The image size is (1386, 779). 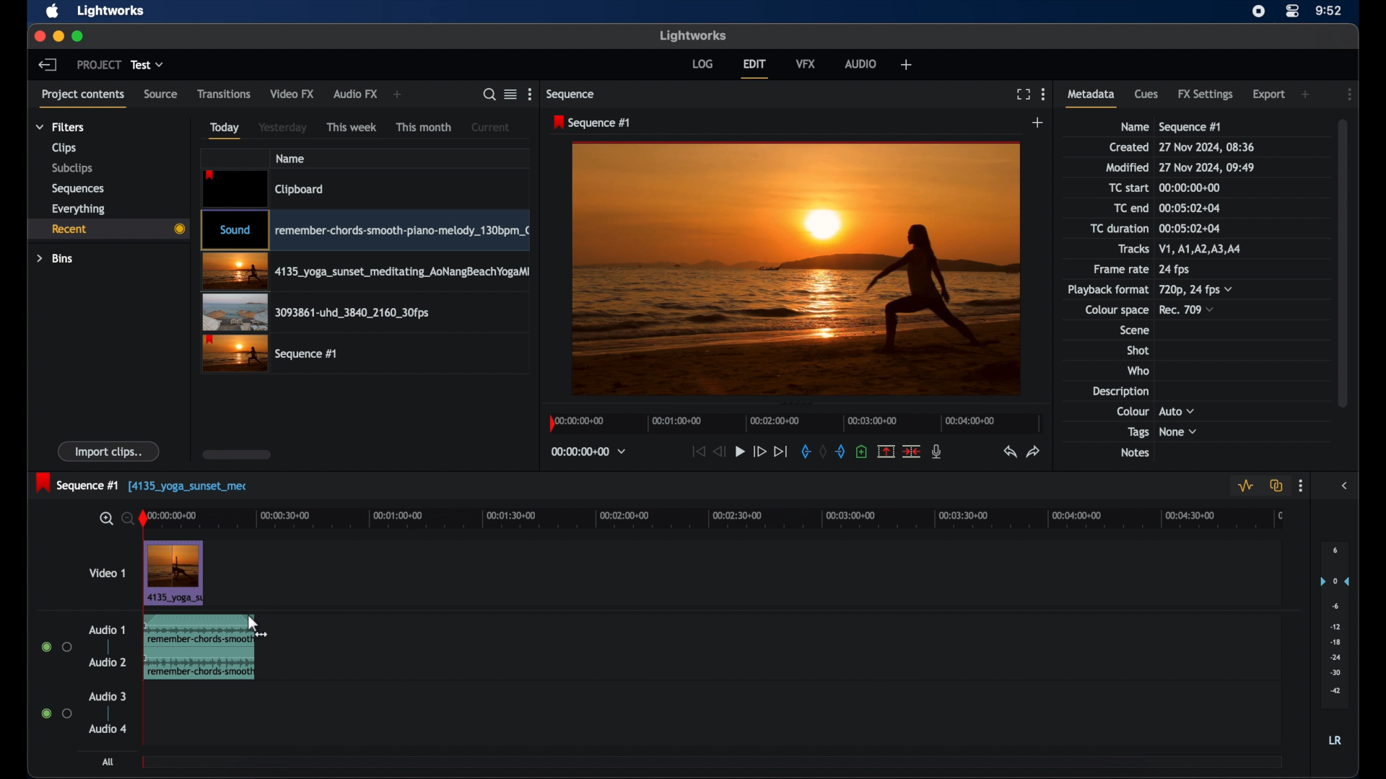 I want to click on test, so click(x=147, y=64).